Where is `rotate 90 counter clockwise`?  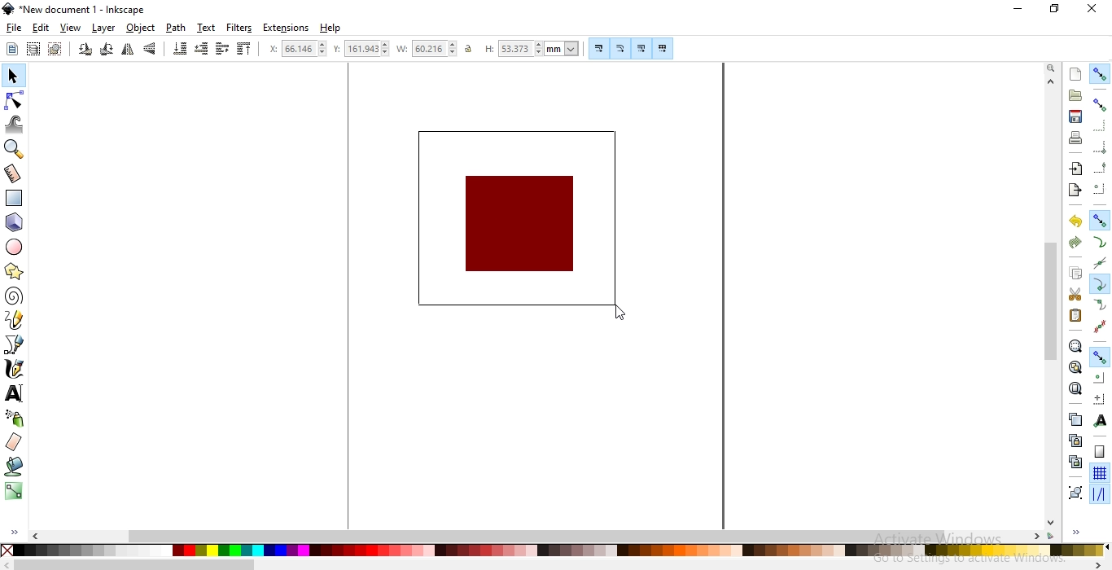
rotate 90 counter clockwise is located at coordinates (84, 50).